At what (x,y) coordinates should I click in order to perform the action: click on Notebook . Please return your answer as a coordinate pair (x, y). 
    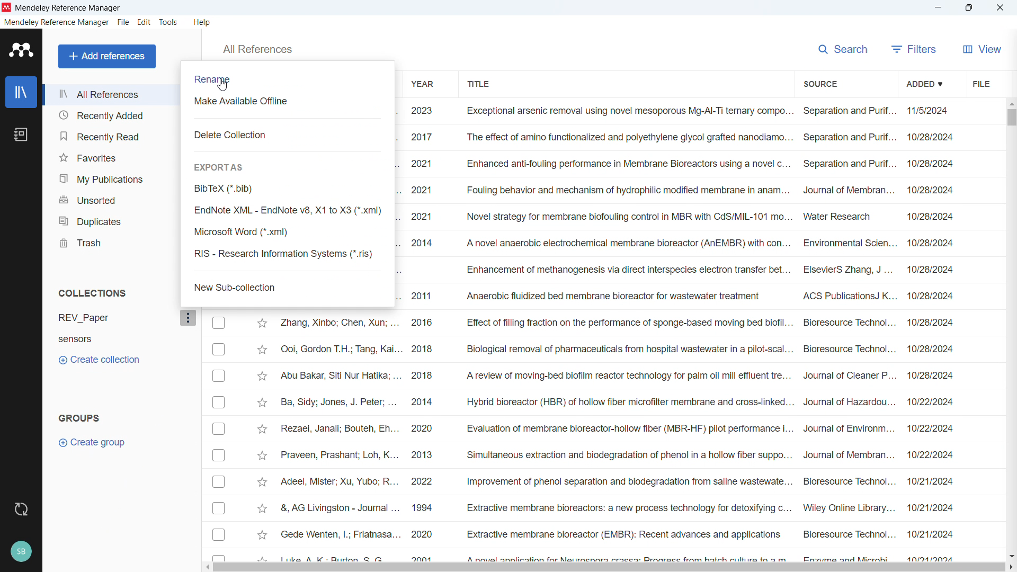
    Looking at the image, I should click on (21, 135).